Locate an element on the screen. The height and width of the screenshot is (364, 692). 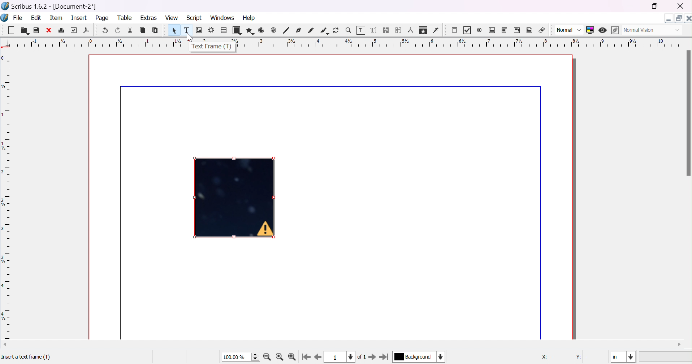
undo is located at coordinates (106, 31).